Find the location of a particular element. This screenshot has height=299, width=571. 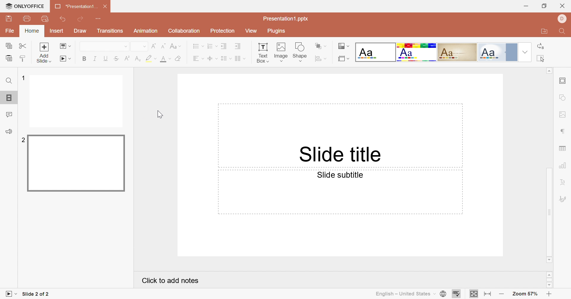

Image is located at coordinates (281, 51).